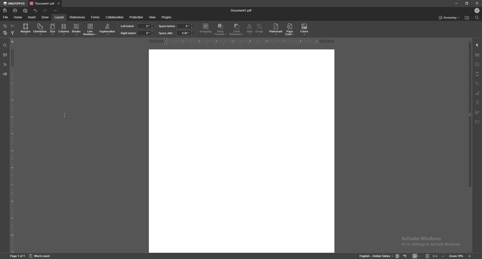 This screenshot has height=259, width=482. What do you see at coordinates (6, 26) in the screenshot?
I see `copy` at bounding box center [6, 26].